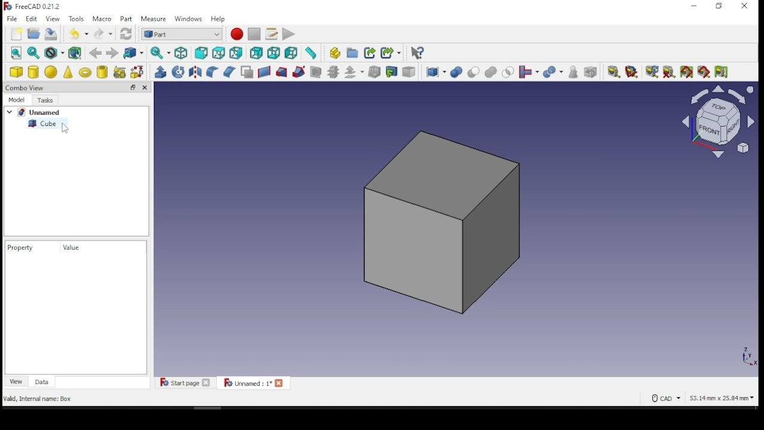 The height and width of the screenshot is (430, 764). I want to click on part, so click(128, 19).